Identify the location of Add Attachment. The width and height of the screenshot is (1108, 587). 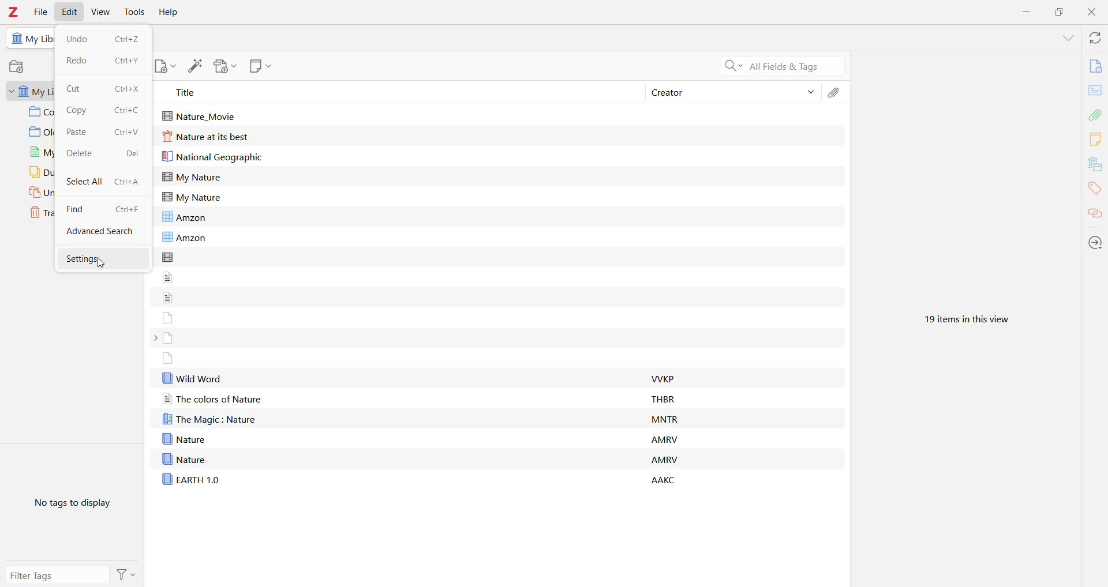
(224, 66).